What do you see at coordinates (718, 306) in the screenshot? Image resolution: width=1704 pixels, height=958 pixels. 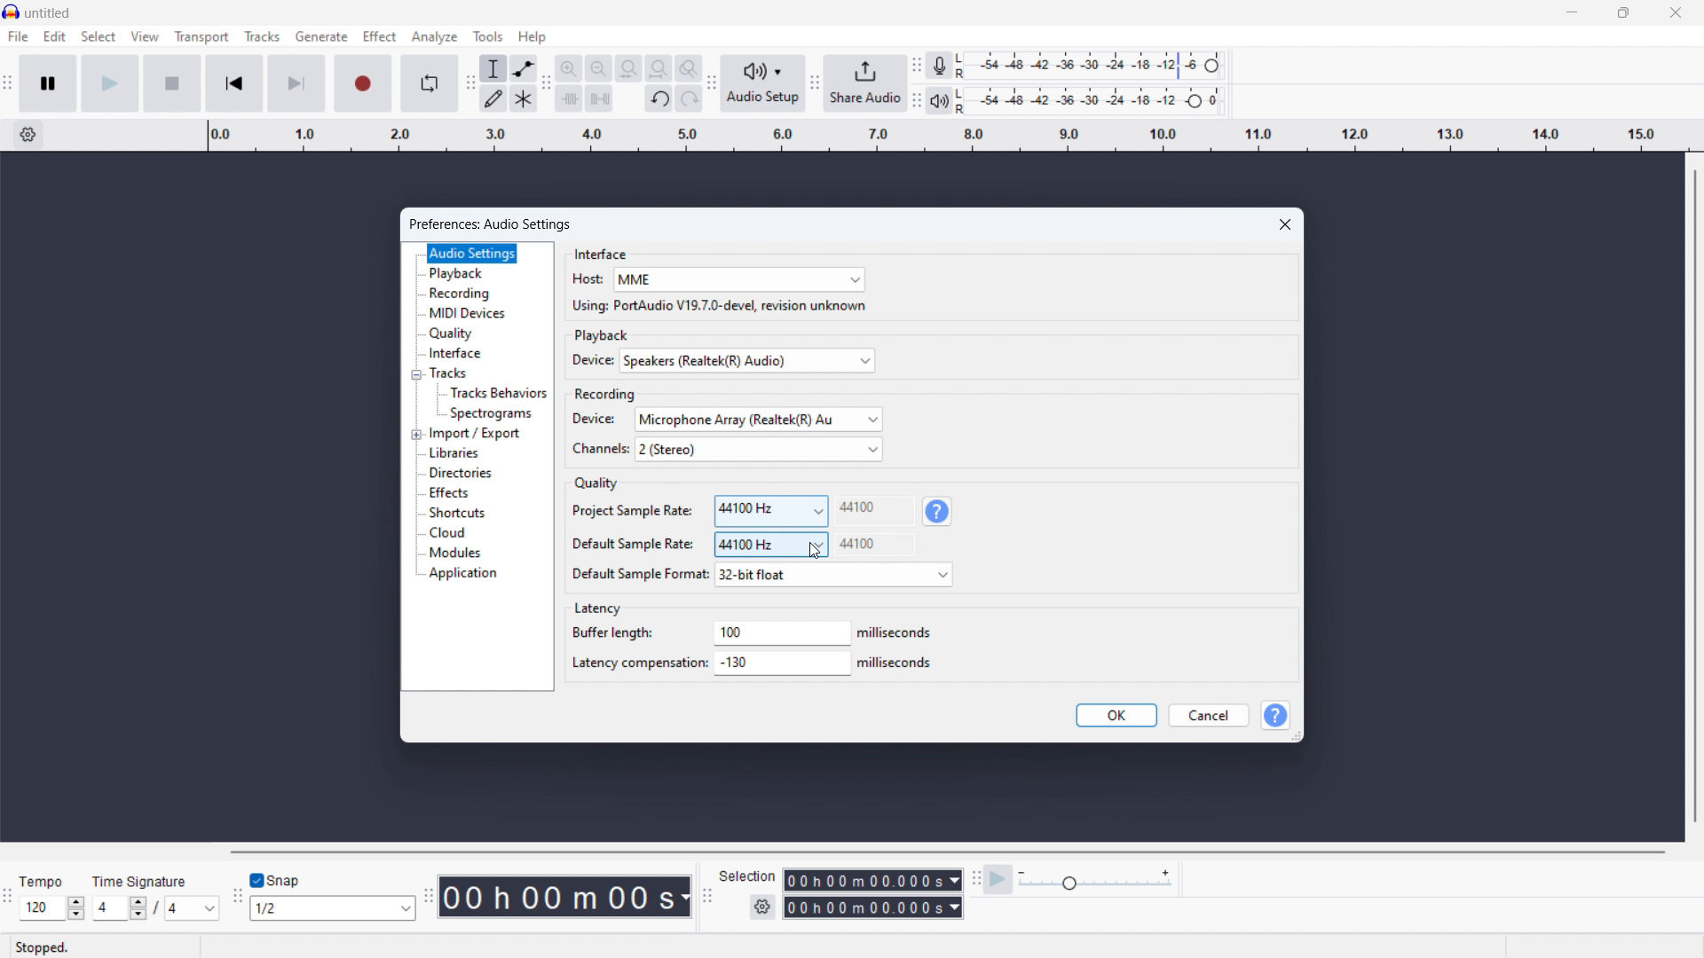 I see `Using: port audio V19 .7 .0 devel, revision unknown ` at bounding box center [718, 306].